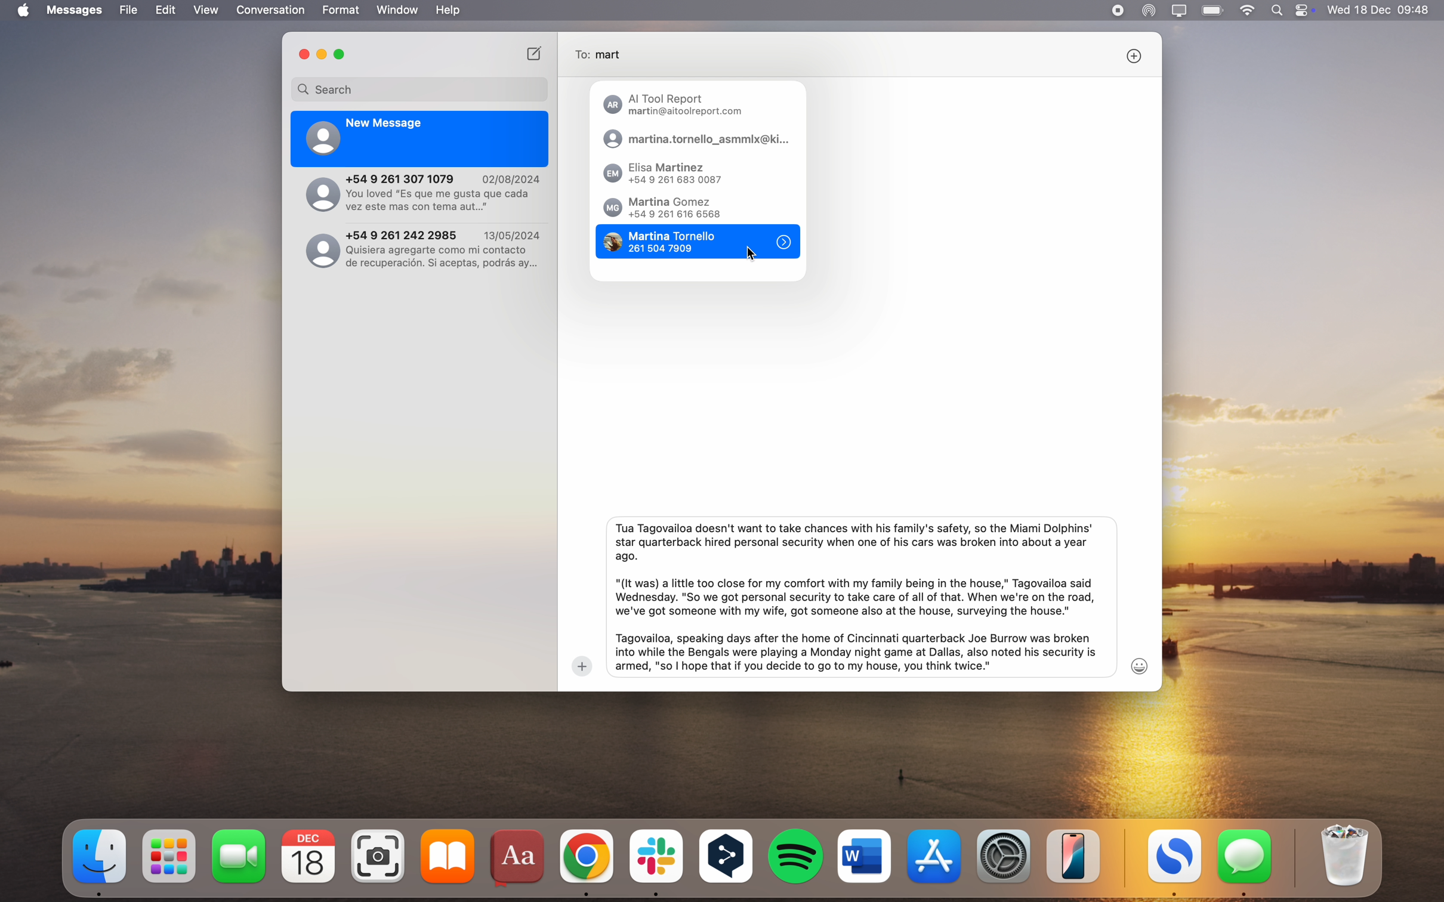  Describe the element at coordinates (604, 55) in the screenshot. I see `to` at that location.